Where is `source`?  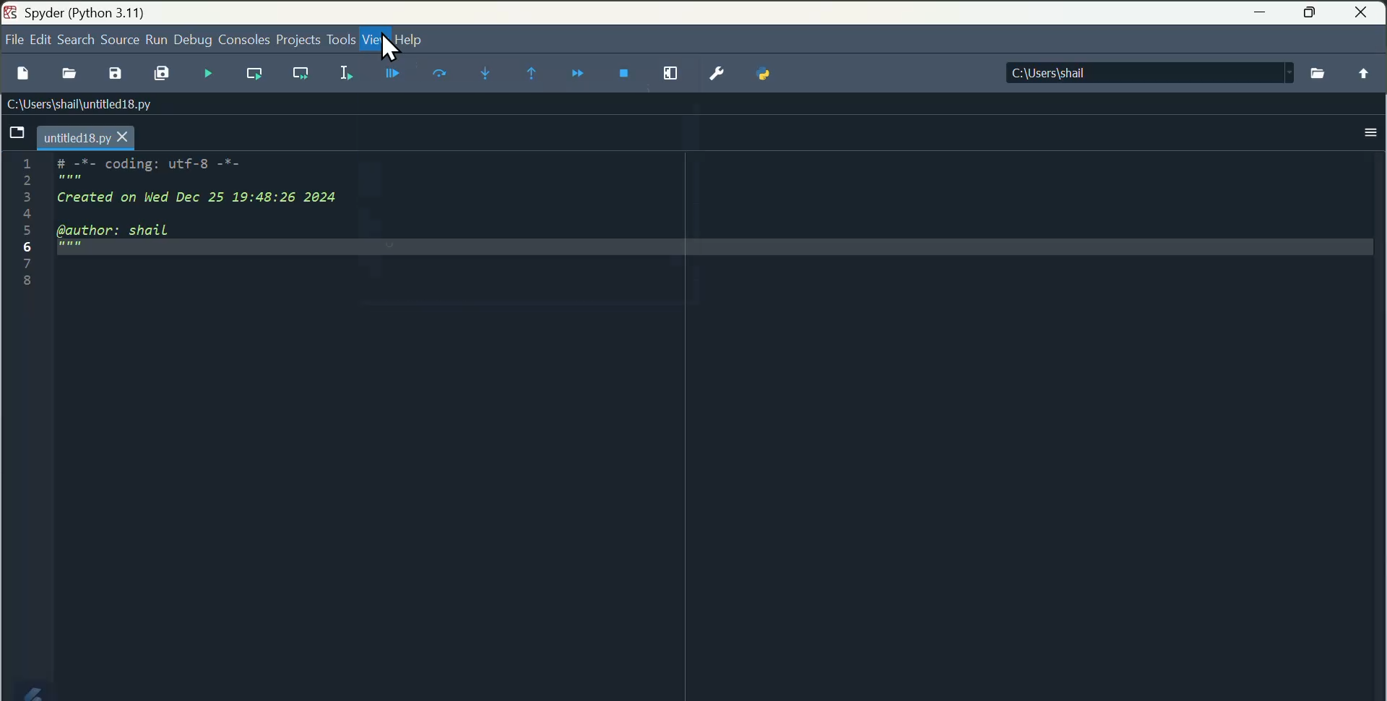
source is located at coordinates (117, 38).